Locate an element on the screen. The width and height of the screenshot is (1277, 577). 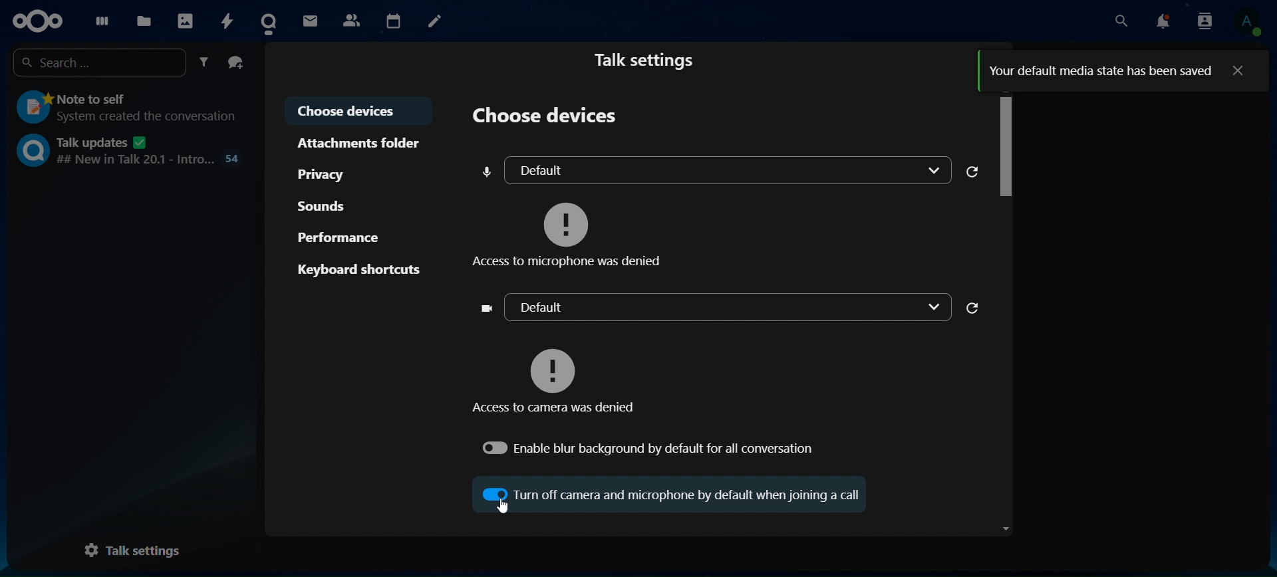
files is located at coordinates (144, 19).